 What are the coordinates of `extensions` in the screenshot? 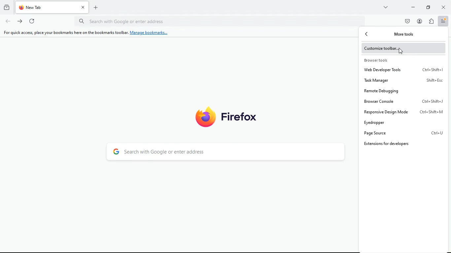 It's located at (432, 21).